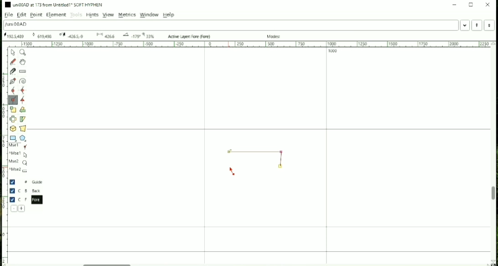 Image resolution: width=498 pixels, height=266 pixels. I want to click on Next Word, so click(491, 25).